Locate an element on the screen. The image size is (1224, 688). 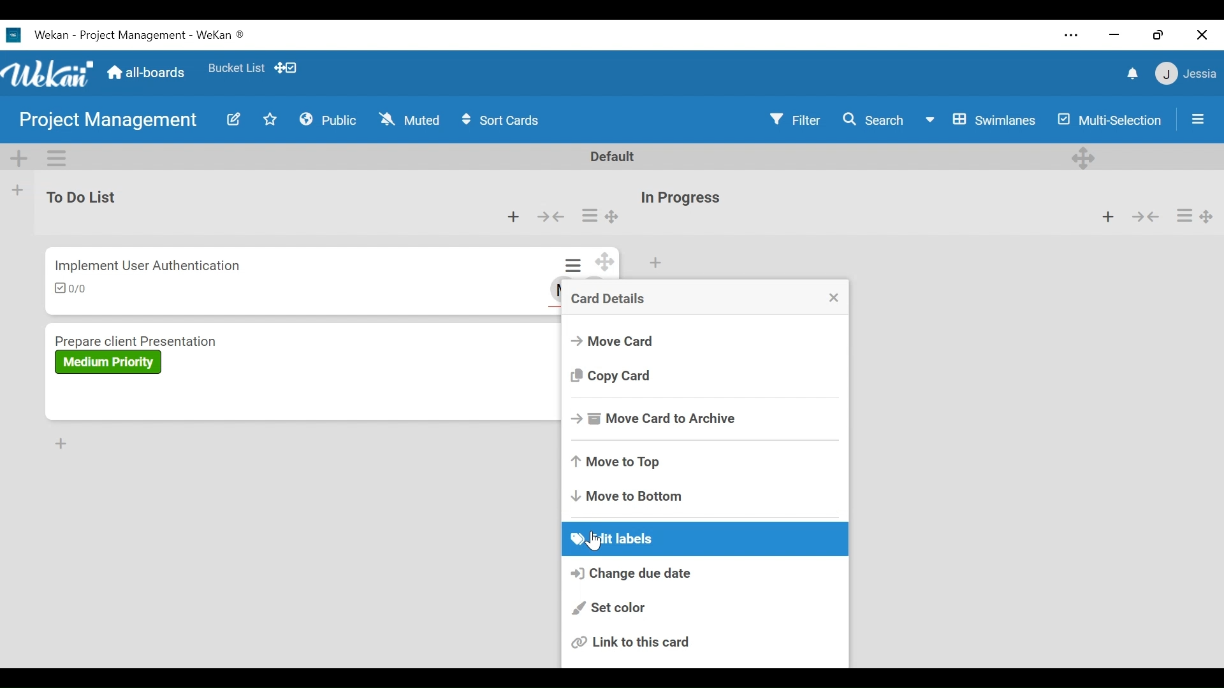
Add card to top of the list is located at coordinates (514, 218).